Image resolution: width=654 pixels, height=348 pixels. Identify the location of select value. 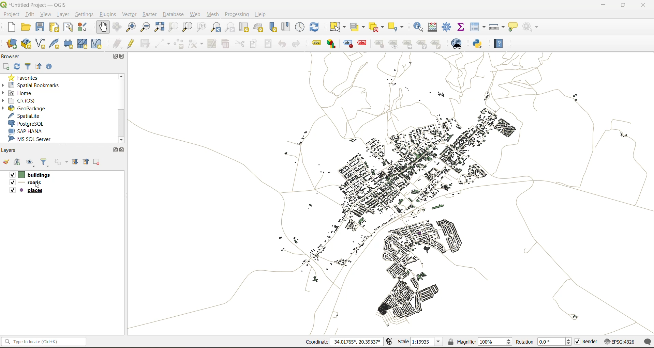
(358, 27).